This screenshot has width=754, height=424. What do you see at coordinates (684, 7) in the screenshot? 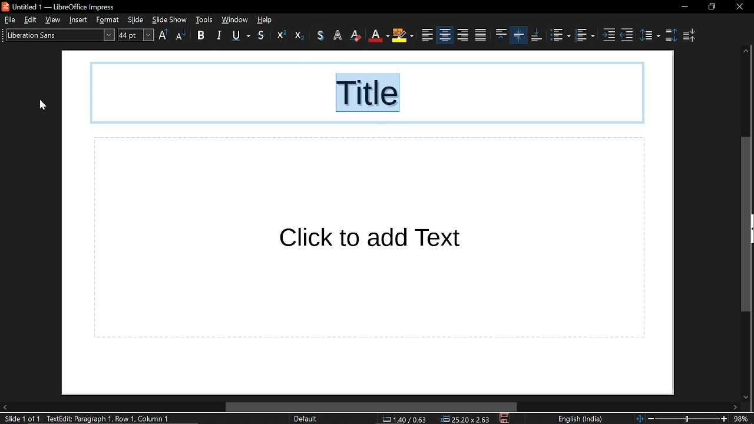
I see `minimize` at bounding box center [684, 7].